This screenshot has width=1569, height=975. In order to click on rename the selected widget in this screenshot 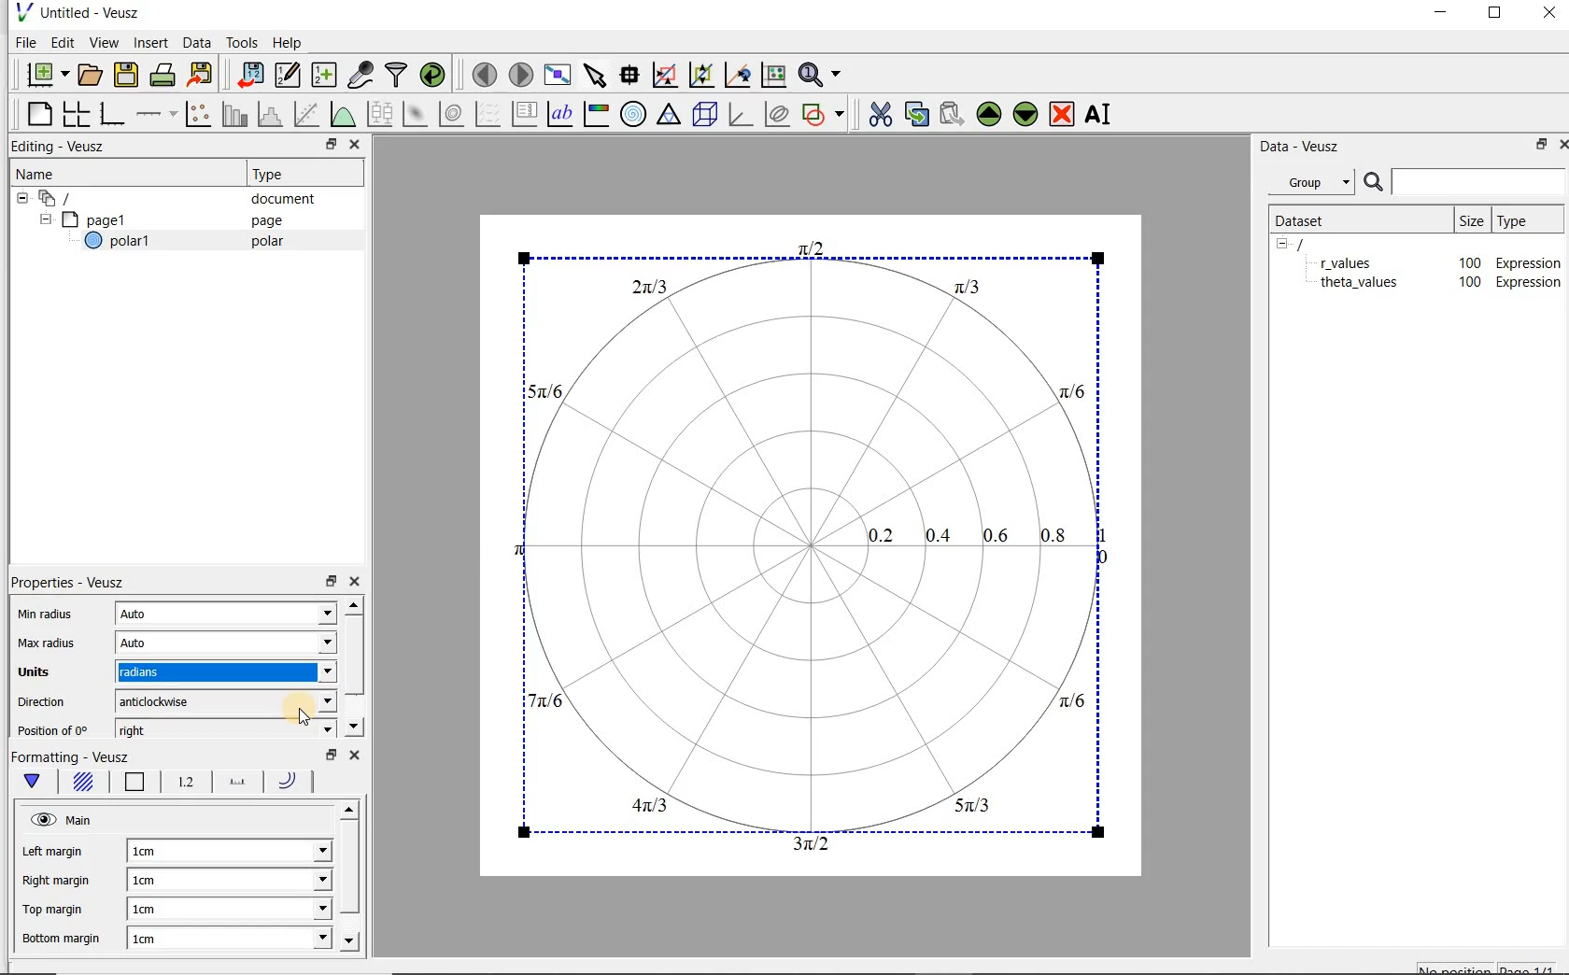, I will do `click(1102, 114)`.